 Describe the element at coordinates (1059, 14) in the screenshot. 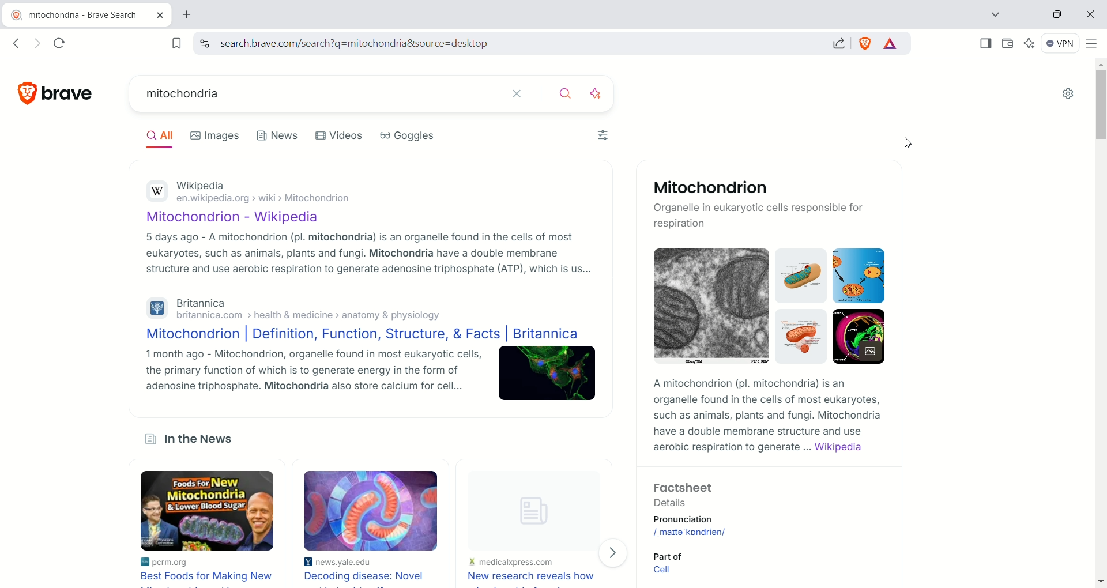

I see `Restore down` at that location.